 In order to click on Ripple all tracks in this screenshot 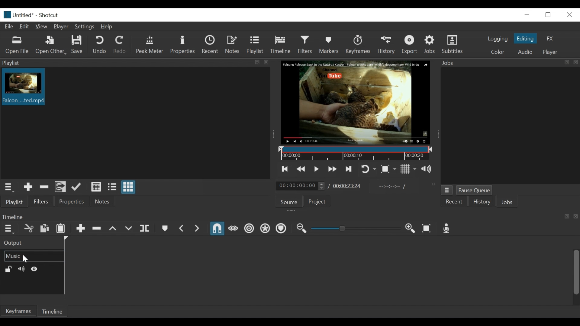, I will do `click(265, 229)`.